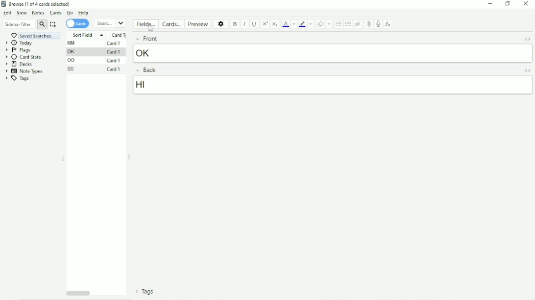 The height and width of the screenshot is (300, 535). Describe the element at coordinates (73, 43) in the screenshot. I see `MM` at that location.